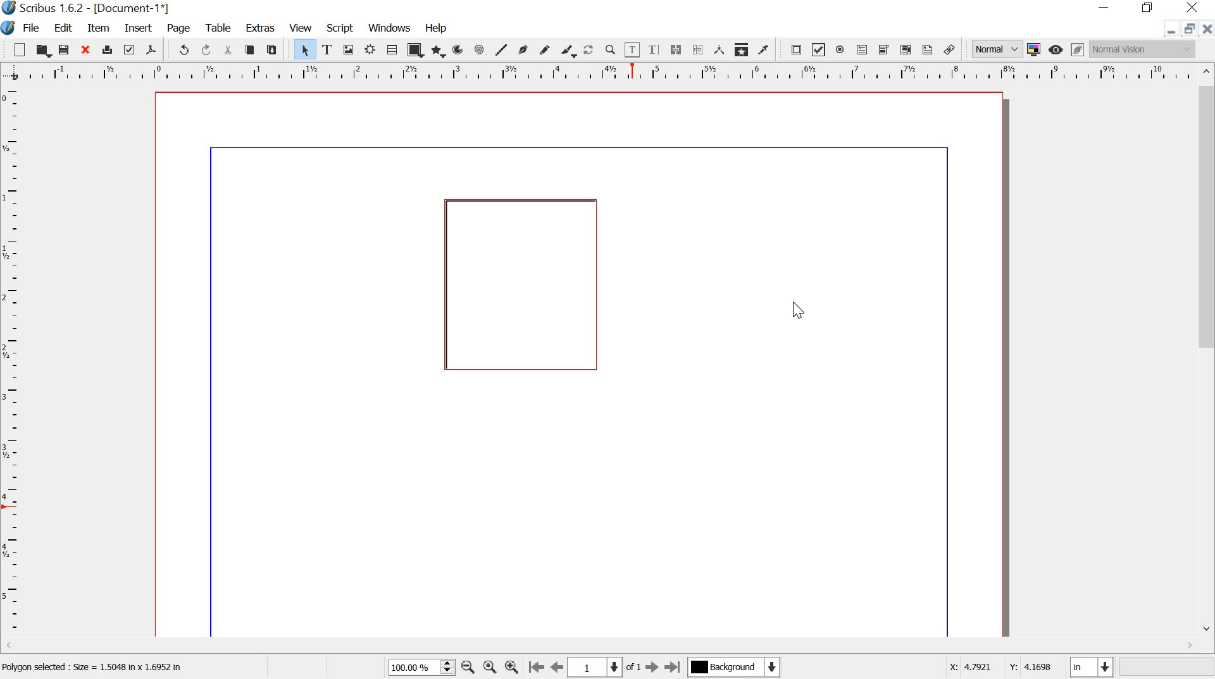 The width and height of the screenshot is (1215, 679). Describe the element at coordinates (569, 52) in the screenshot. I see `calligraphic line` at that location.